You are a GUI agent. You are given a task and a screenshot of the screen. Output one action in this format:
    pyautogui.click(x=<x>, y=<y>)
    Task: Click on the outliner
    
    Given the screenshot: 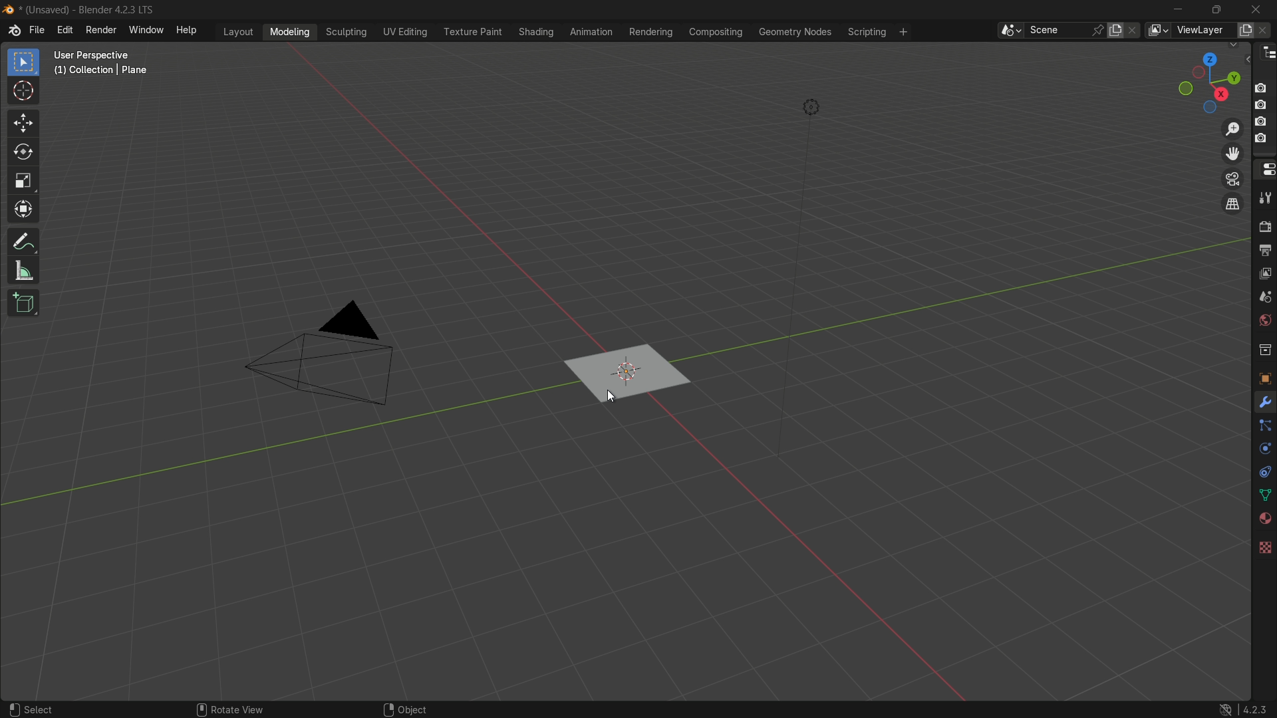 What is the action you would take?
    pyautogui.click(x=1266, y=54)
    